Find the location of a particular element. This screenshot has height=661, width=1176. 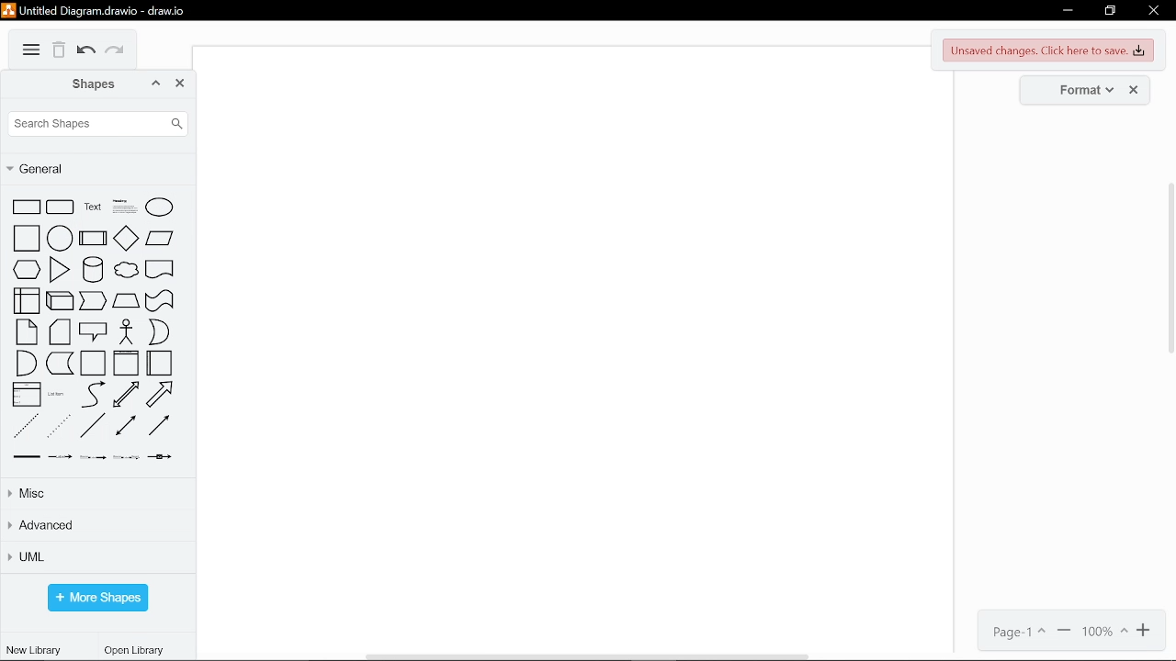

diamond is located at coordinates (125, 238).